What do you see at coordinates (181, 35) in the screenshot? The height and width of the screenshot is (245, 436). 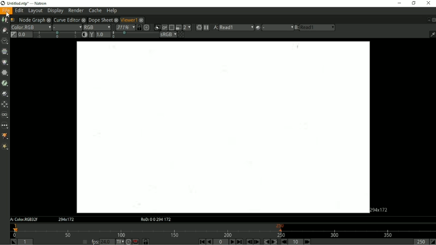 I see `Checkerboard` at bounding box center [181, 35].